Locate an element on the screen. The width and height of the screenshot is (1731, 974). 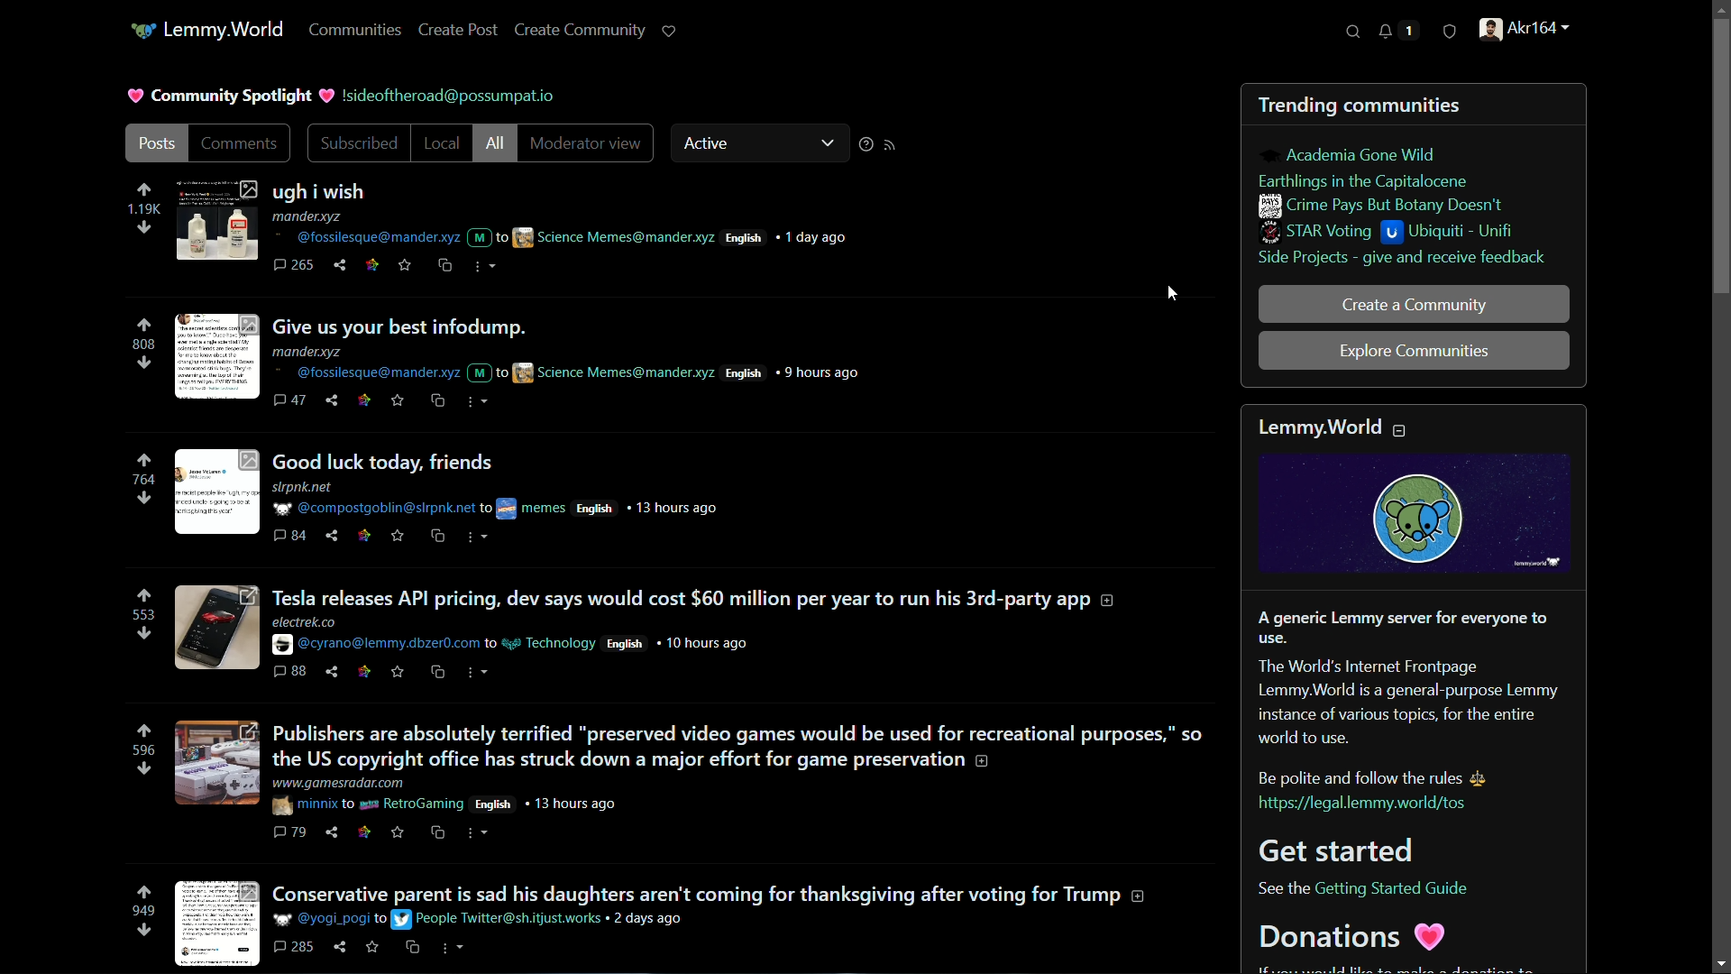
thumbnail is located at coordinates (217, 628).